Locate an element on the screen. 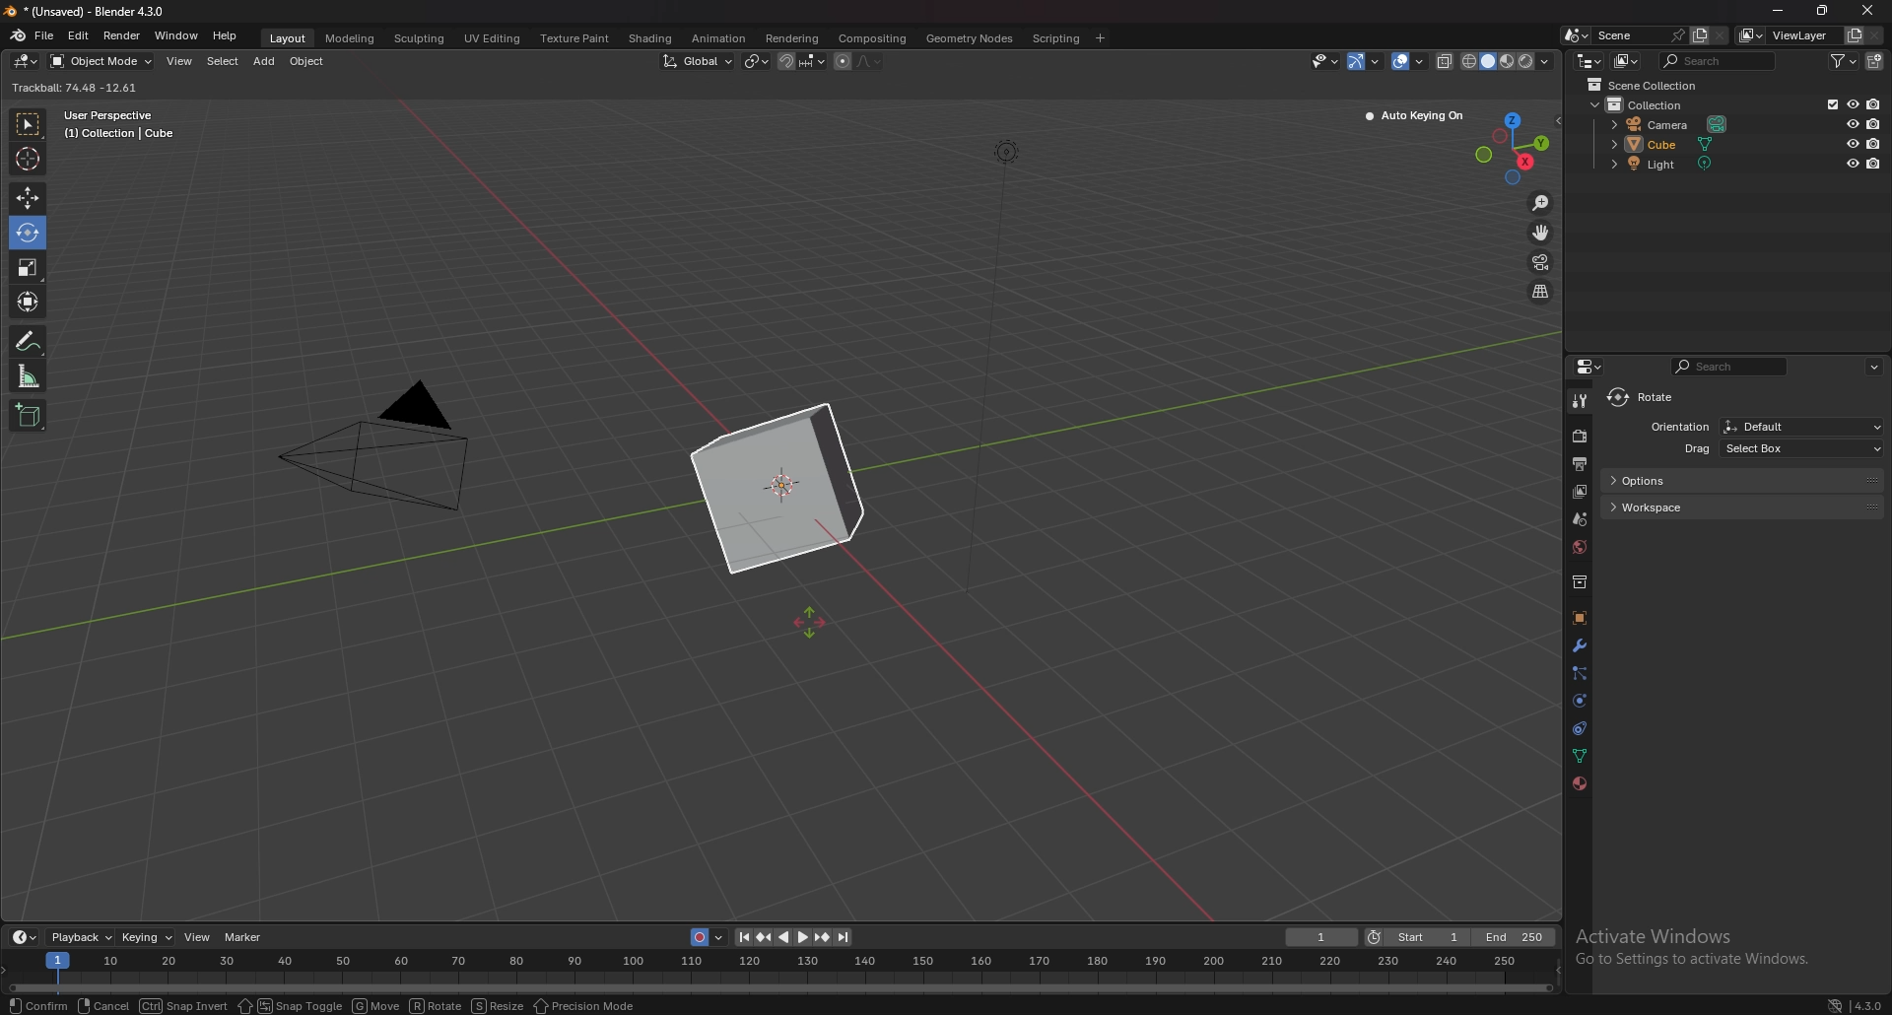 Image resolution: width=1892 pixels, height=1015 pixels. snap toggle is located at coordinates (287, 1005).